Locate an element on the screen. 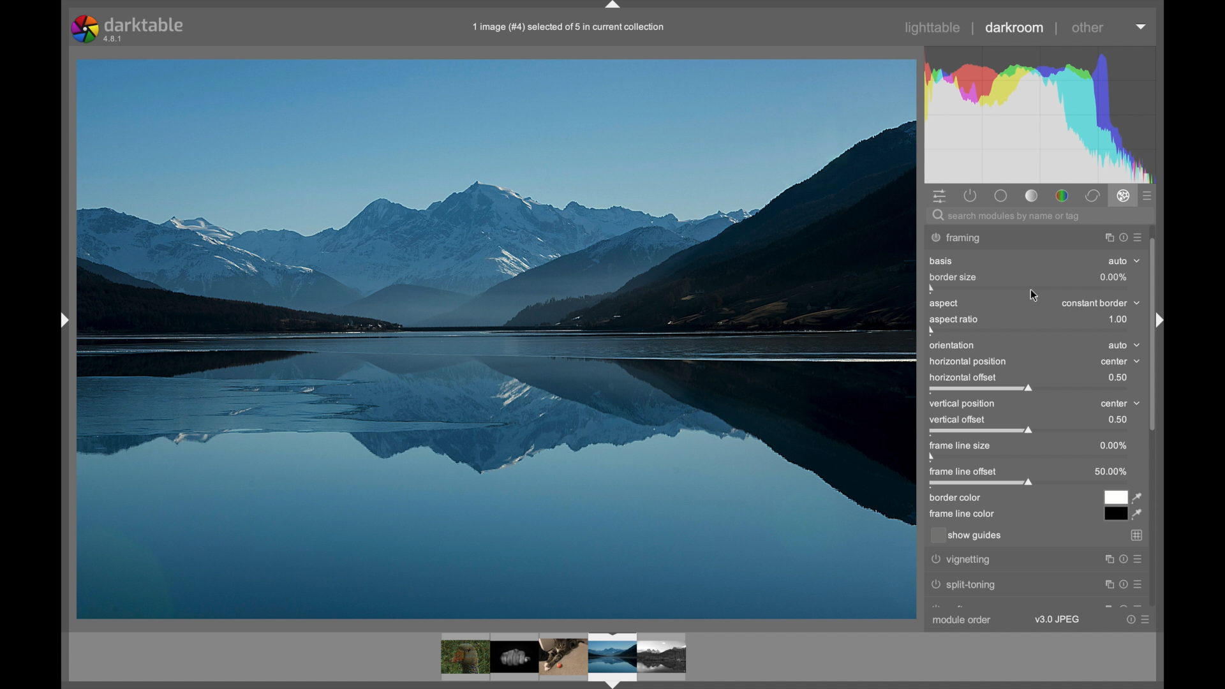 The width and height of the screenshot is (1225, 689). 50.00% is located at coordinates (1111, 471).